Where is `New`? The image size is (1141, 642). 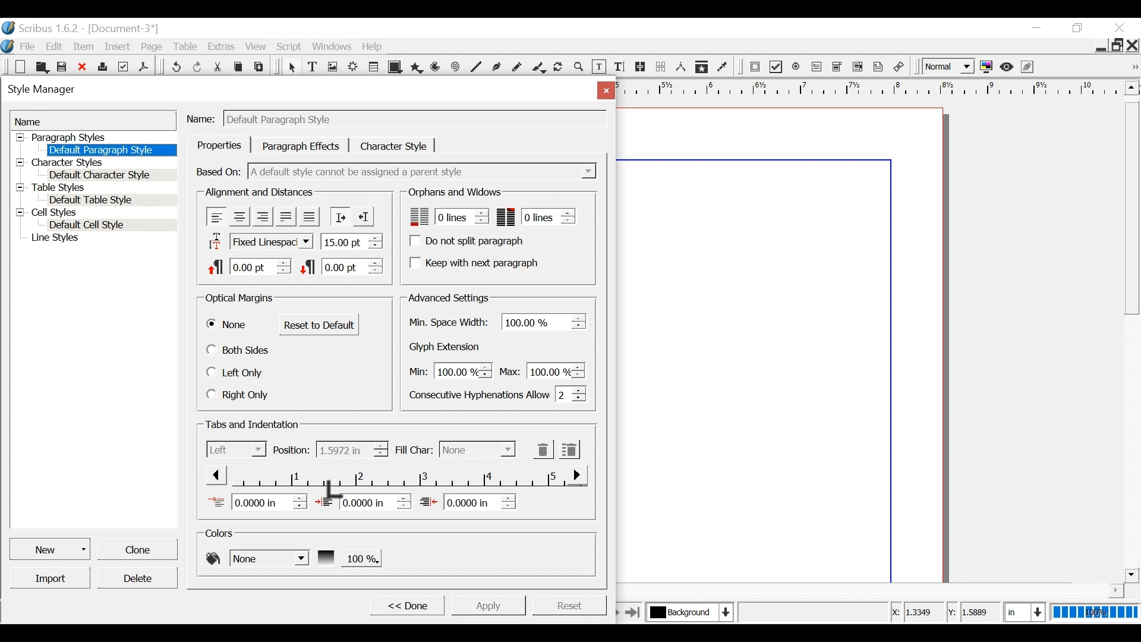 New is located at coordinates (51, 548).